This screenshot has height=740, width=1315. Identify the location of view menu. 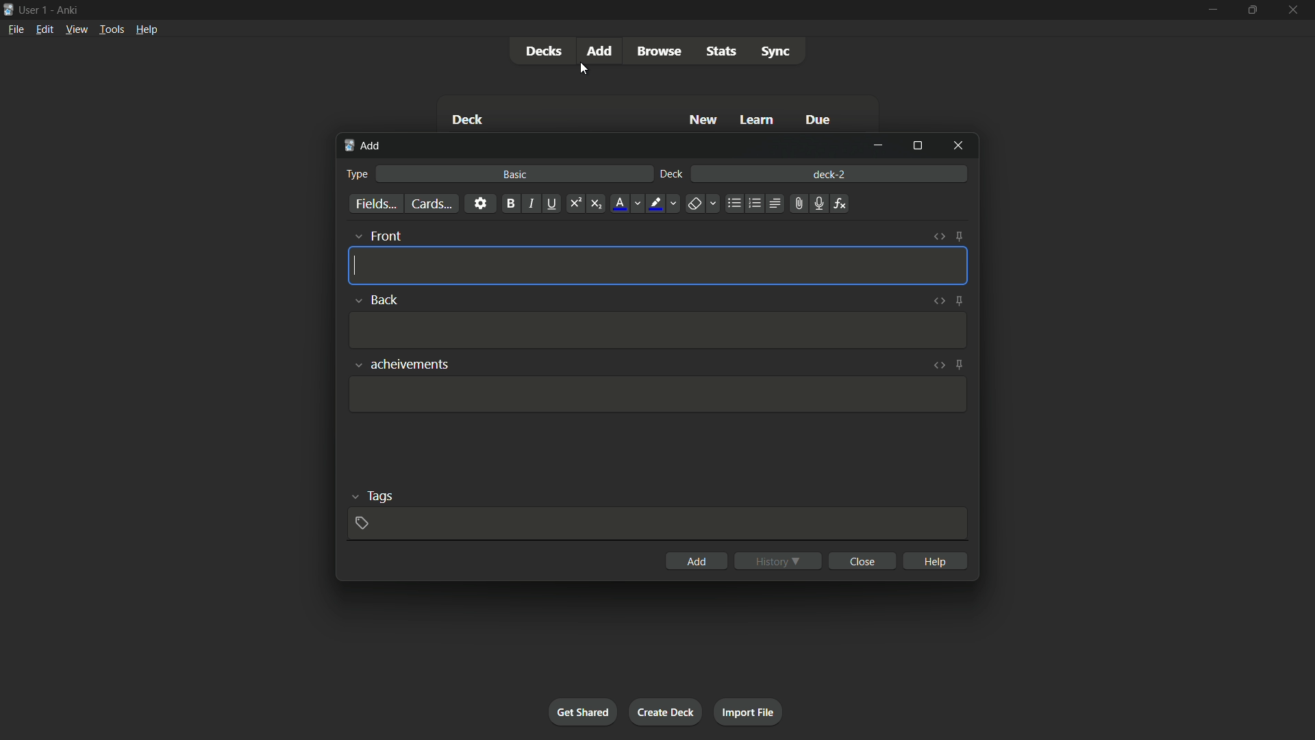
(77, 29).